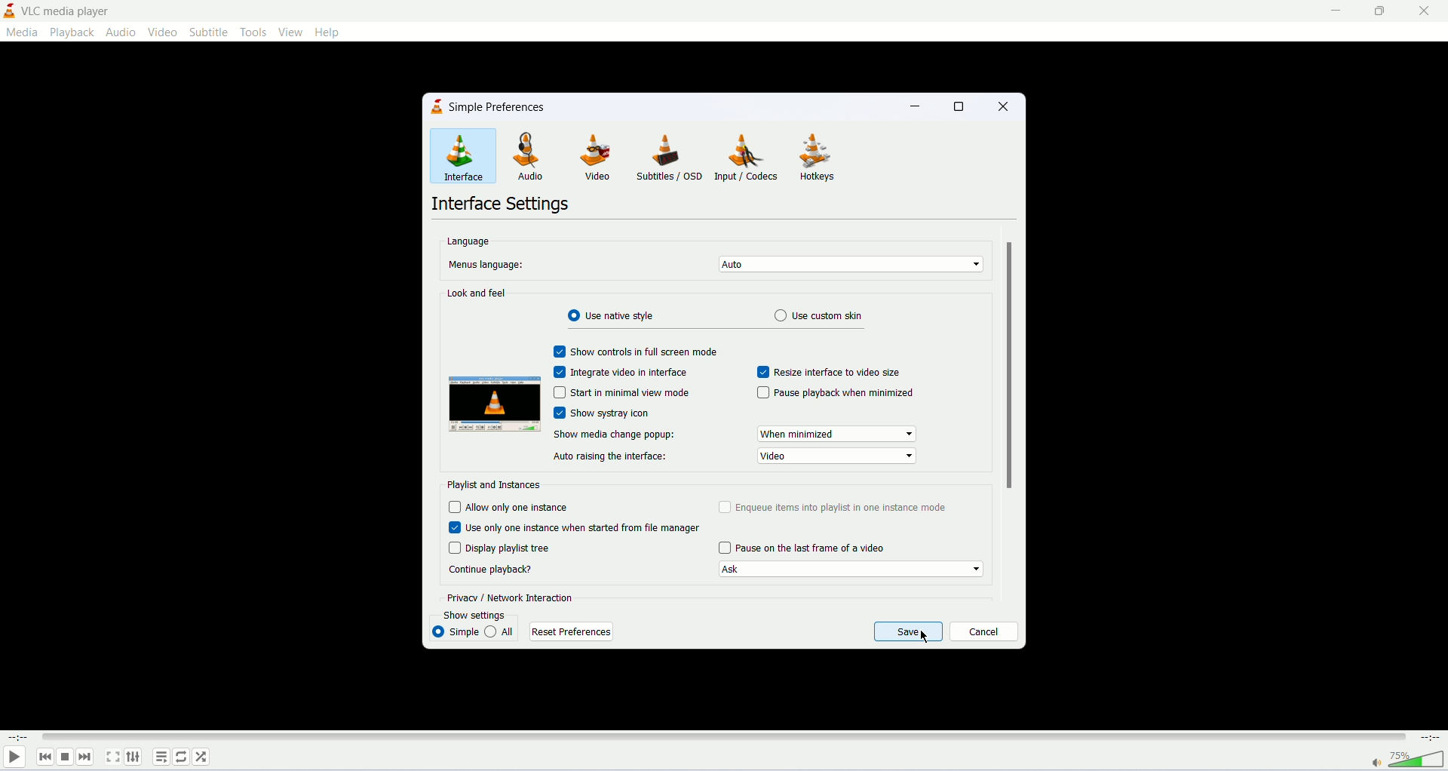  What do you see at coordinates (1379, 14) in the screenshot?
I see `maximize` at bounding box center [1379, 14].